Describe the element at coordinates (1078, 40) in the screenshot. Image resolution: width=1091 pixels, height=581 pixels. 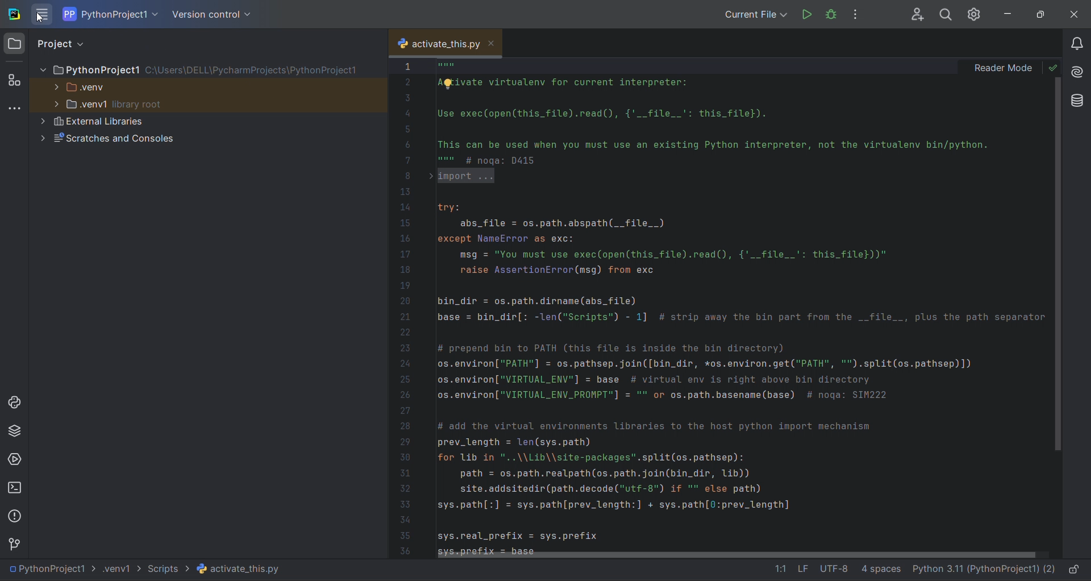
I see `notifications` at that location.